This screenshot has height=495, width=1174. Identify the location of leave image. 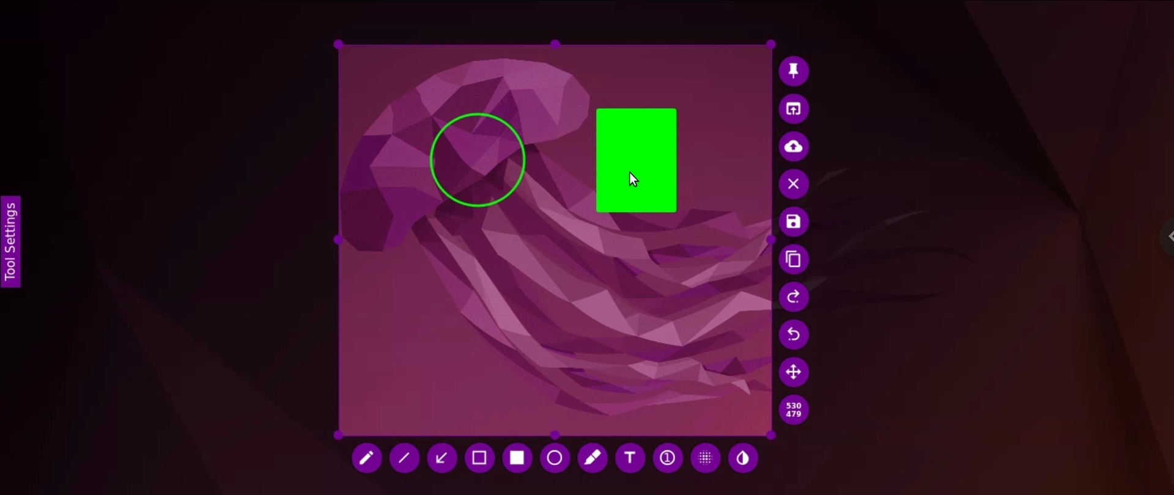
(796, 185).